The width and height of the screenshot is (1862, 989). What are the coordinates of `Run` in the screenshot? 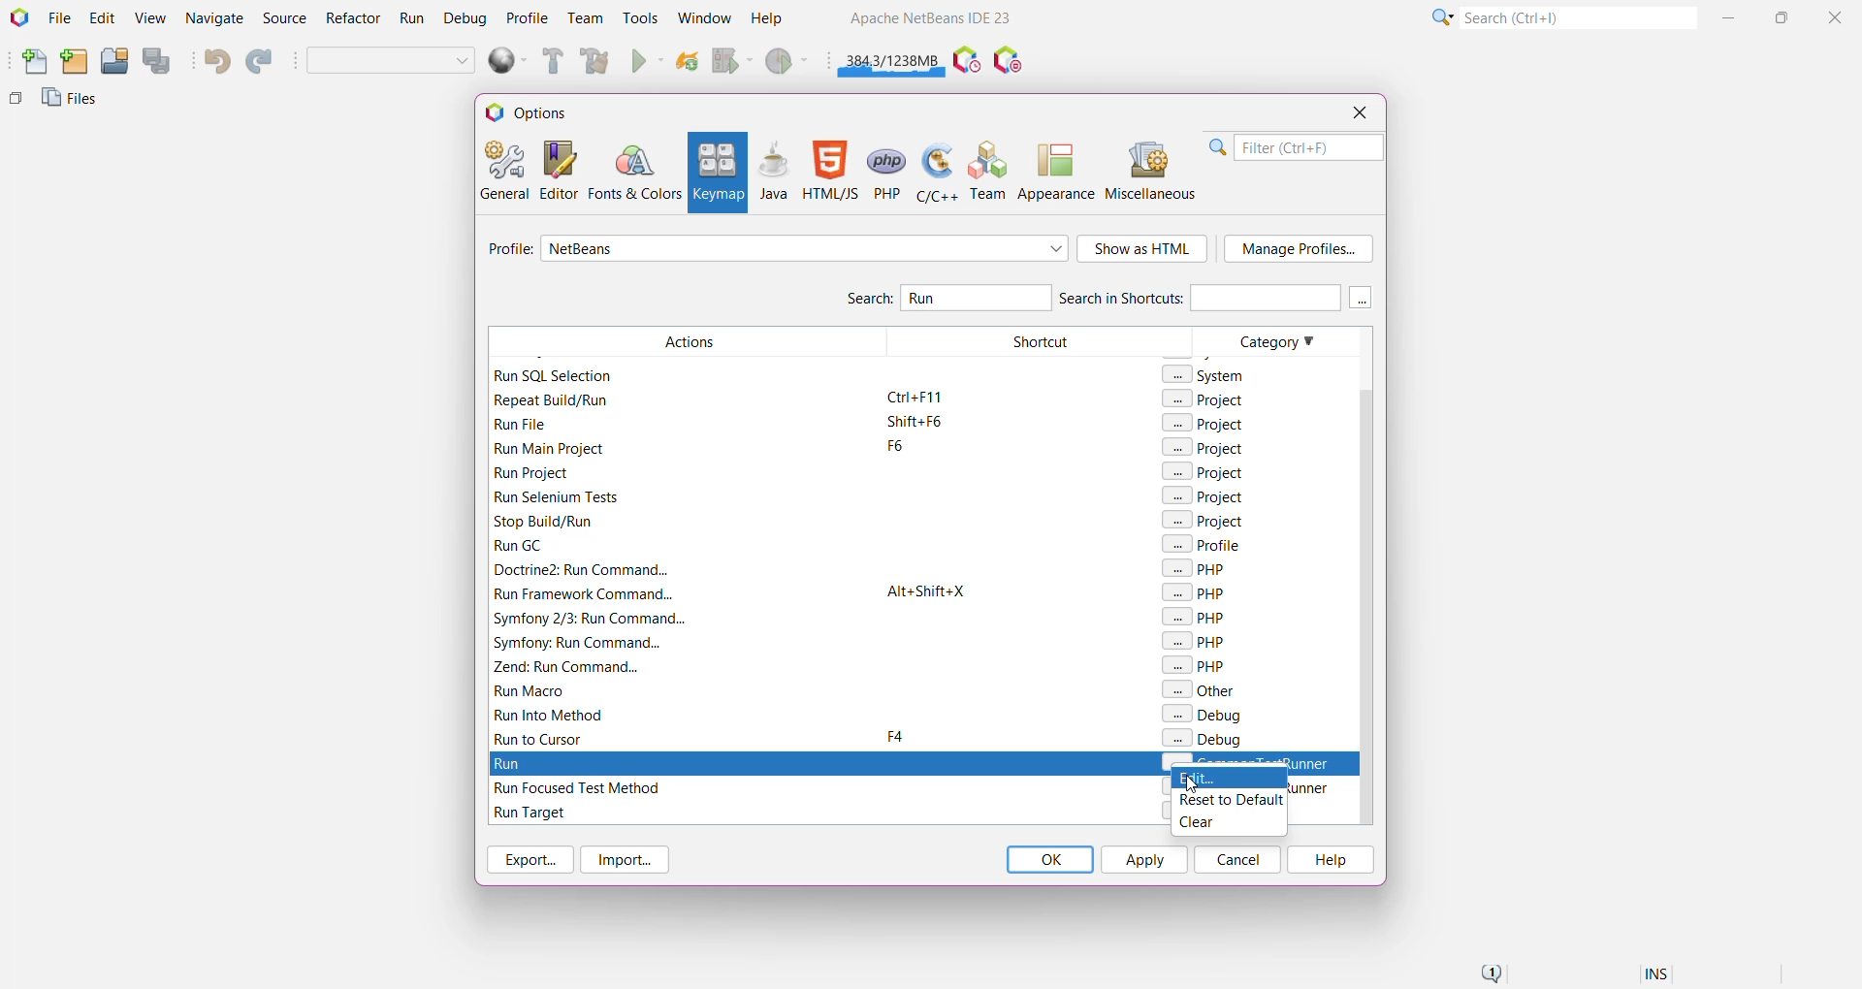 It's located at (412, 21).